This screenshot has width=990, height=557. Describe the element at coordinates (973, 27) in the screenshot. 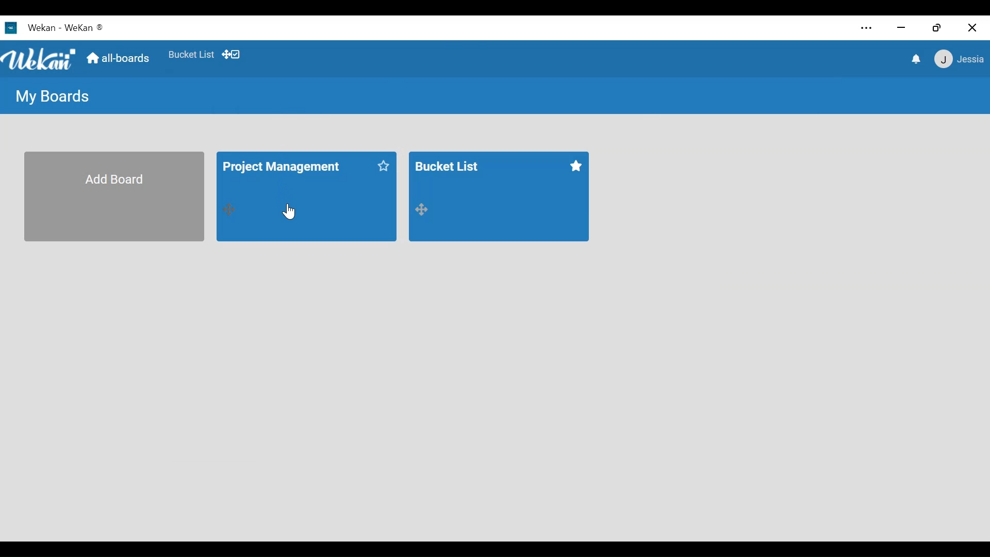

I see `Close` at that location.